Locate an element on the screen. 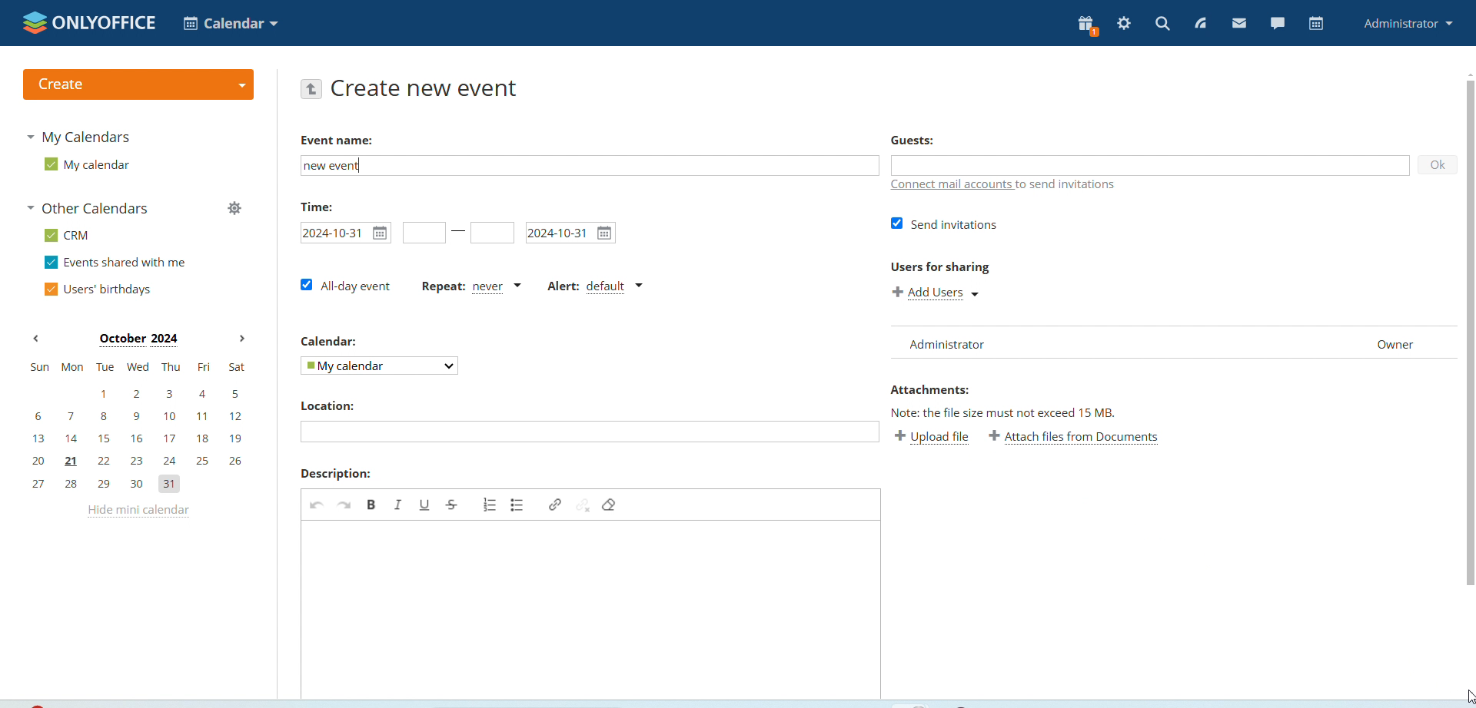 The image size is (1476, 708). underline is located at coordinates (424, 506).